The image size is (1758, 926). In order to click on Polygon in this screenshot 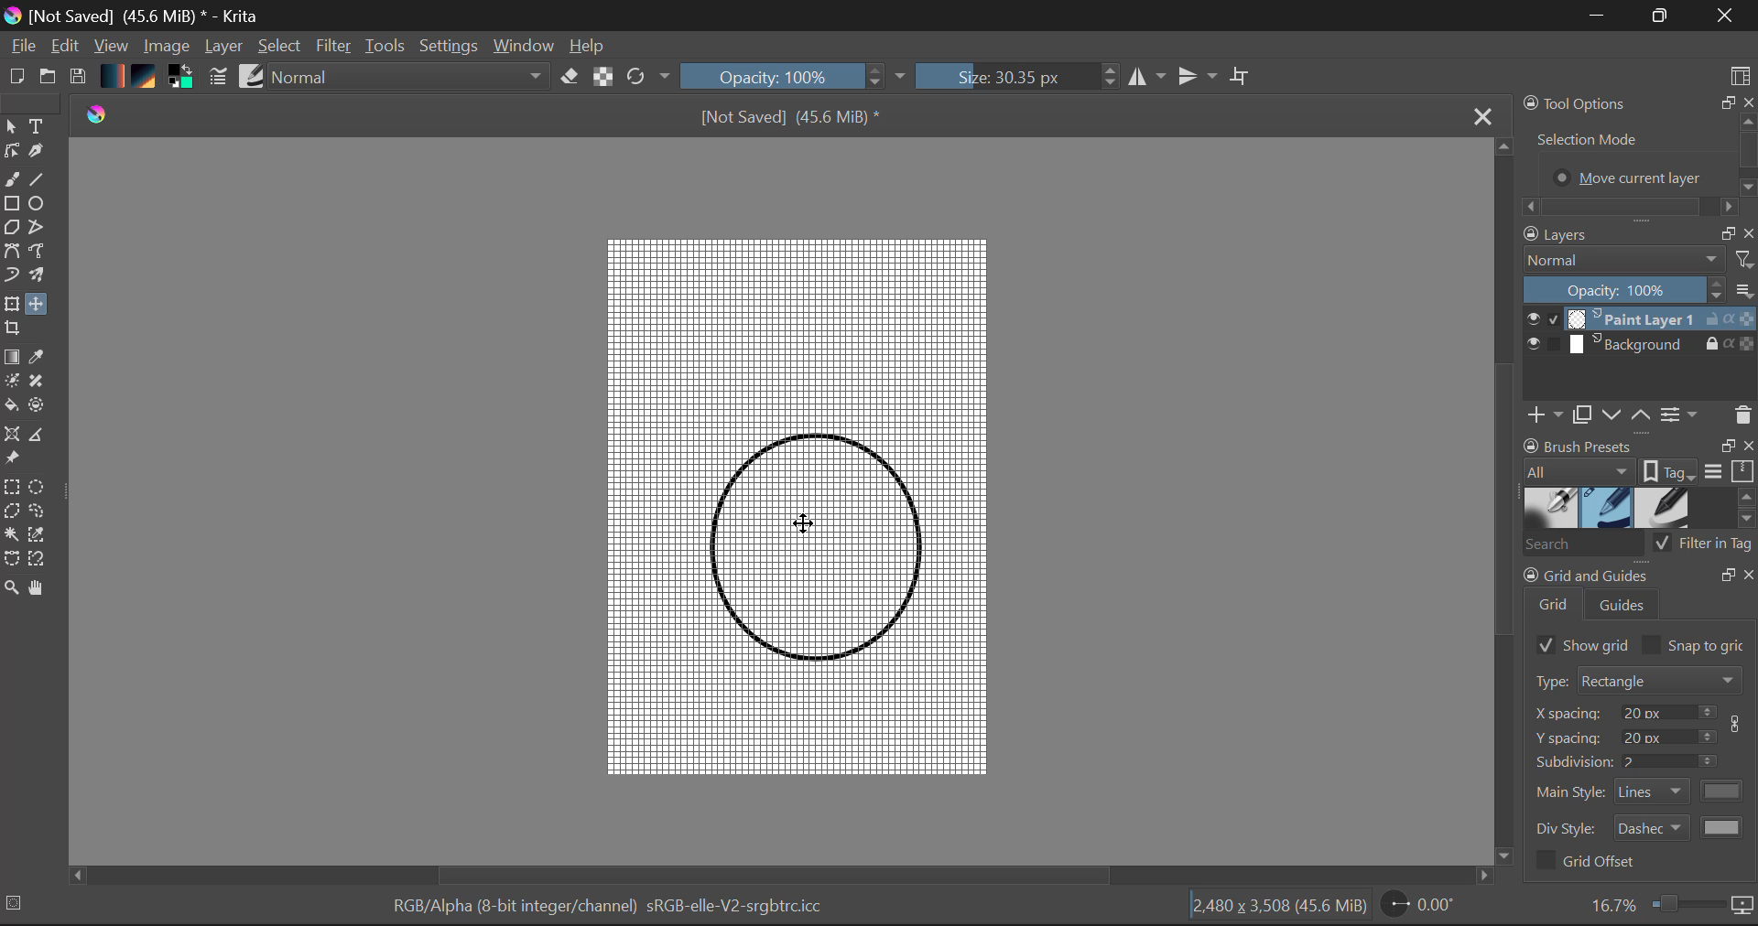, I will do `click(11, 229)`.